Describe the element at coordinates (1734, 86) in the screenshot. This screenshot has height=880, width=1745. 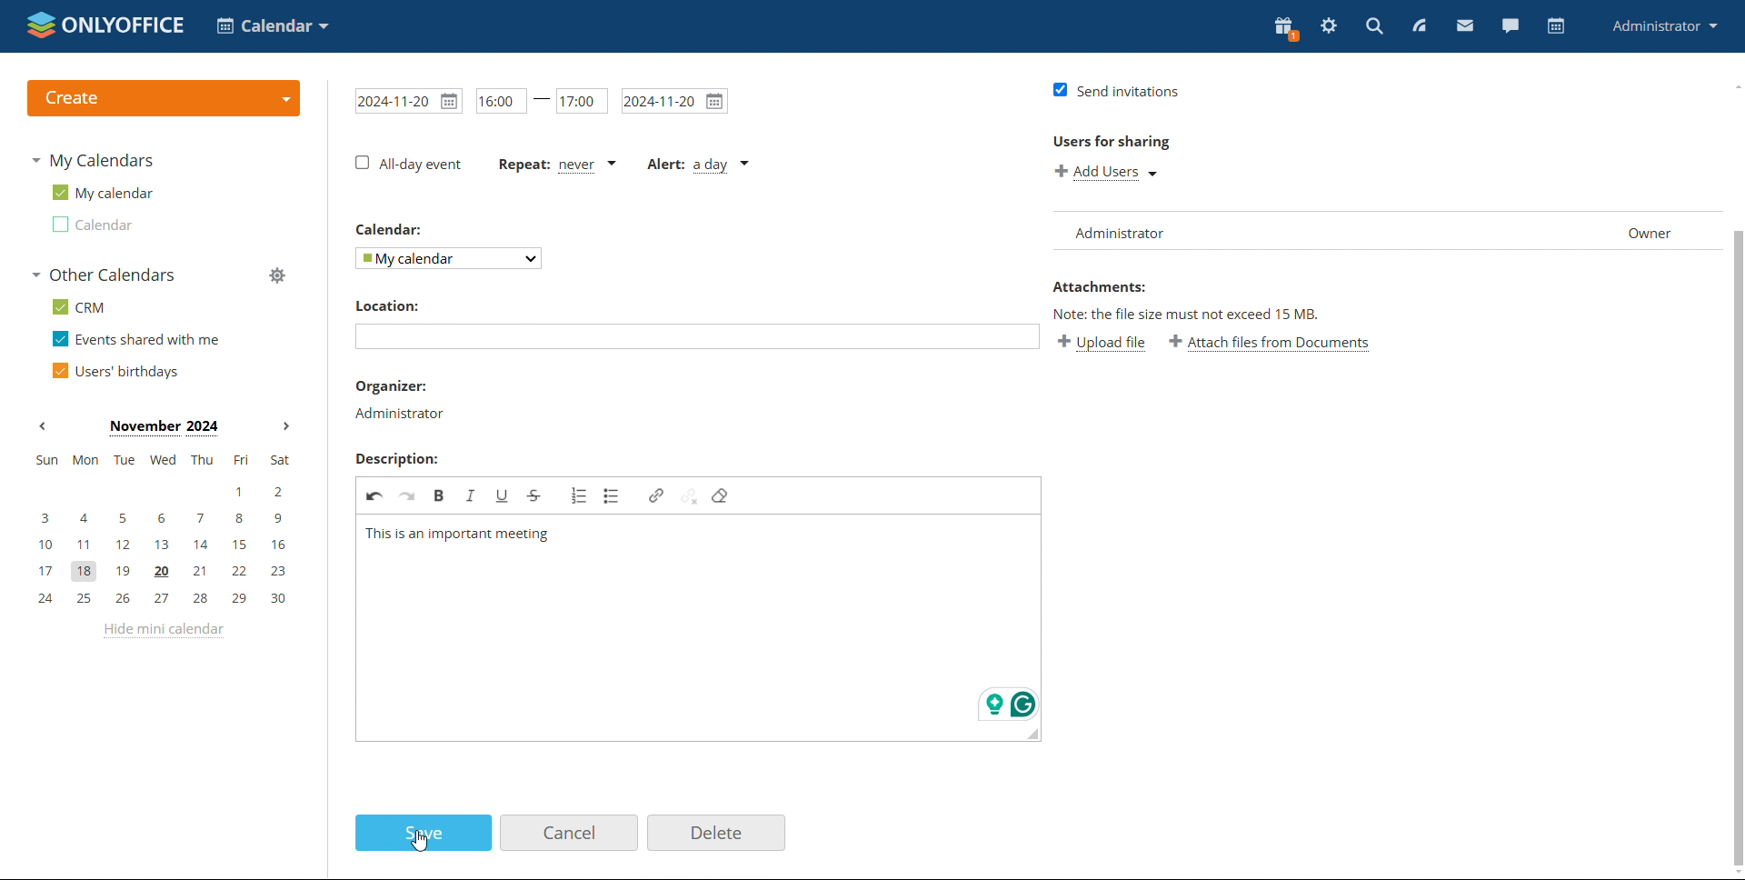
I see `Scroll up` at that location.